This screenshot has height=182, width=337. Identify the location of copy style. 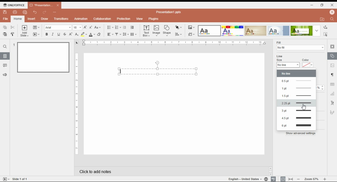
(12, 34).